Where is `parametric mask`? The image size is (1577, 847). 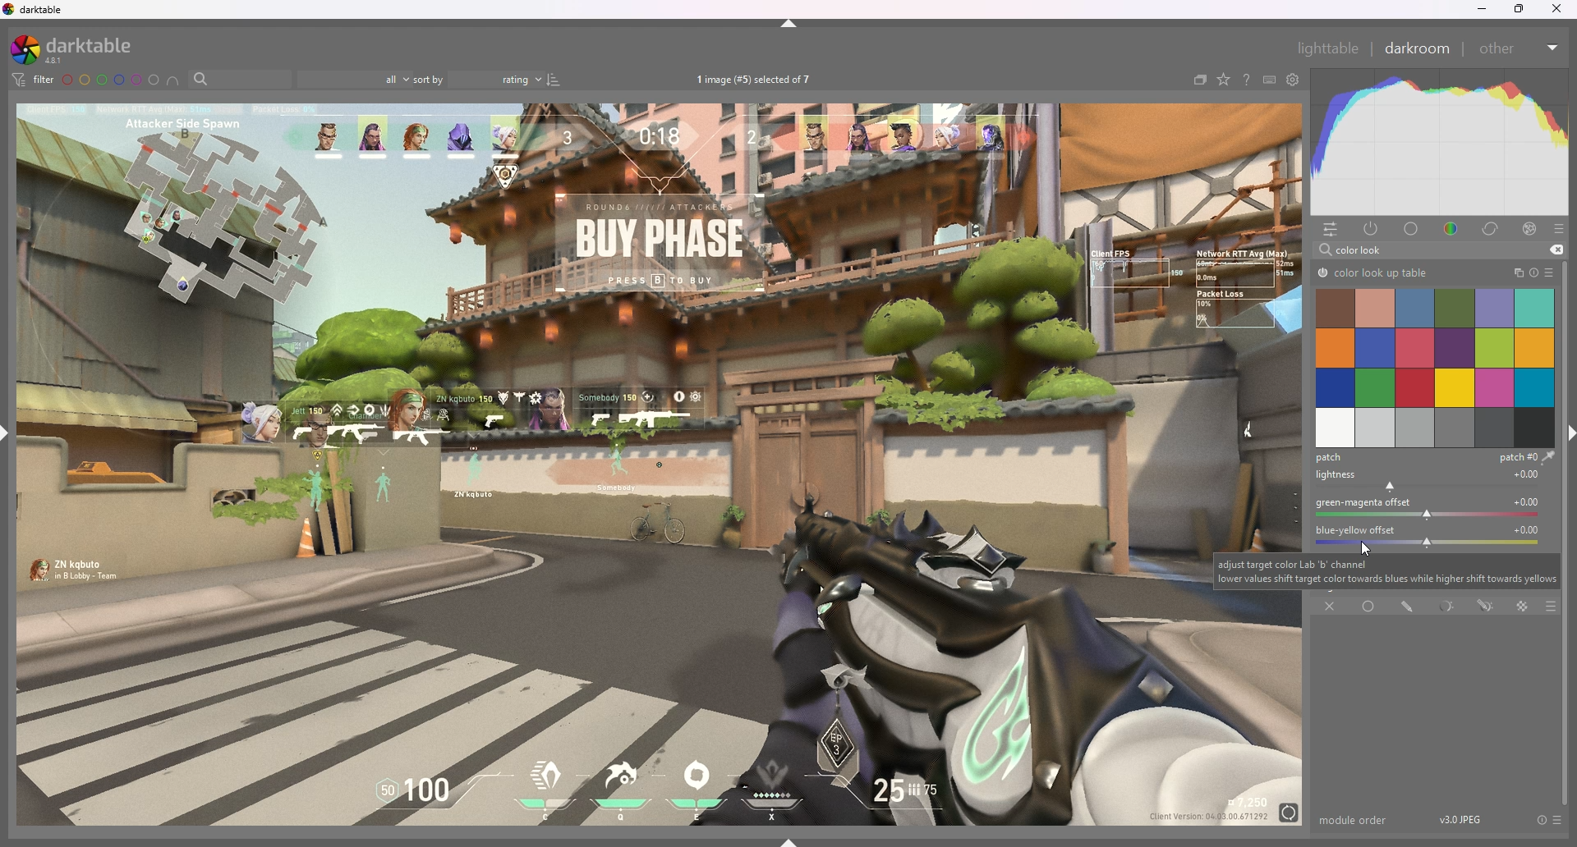
parametric mask is located at coordinates (1447, 606).